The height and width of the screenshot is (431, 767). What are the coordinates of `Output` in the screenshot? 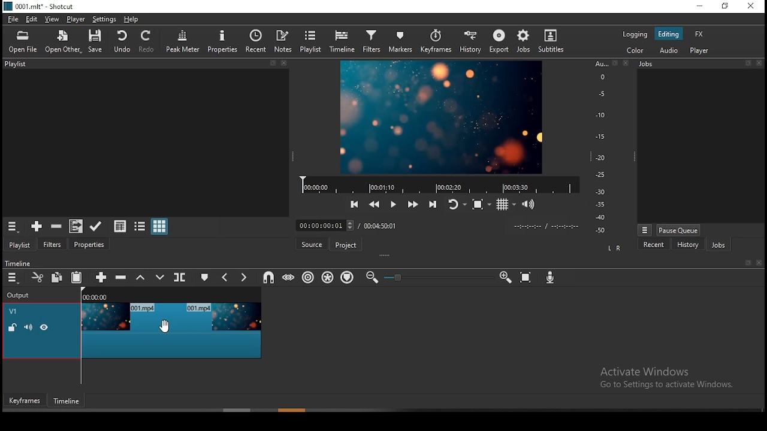 It's located at (20, 295).